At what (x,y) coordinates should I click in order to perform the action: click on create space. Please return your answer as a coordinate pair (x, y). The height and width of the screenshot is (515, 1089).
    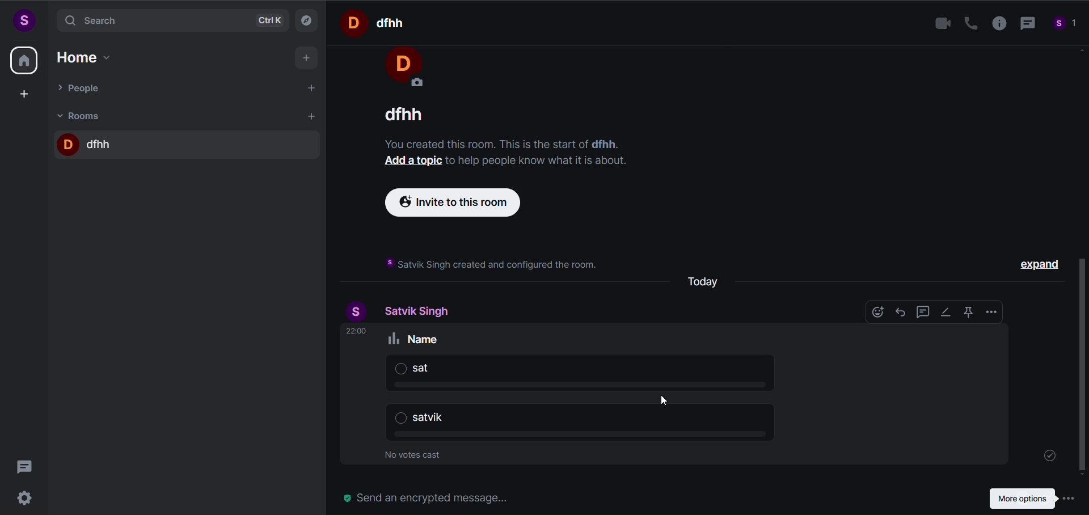
    Looking at the image, I should click on (24, 94).